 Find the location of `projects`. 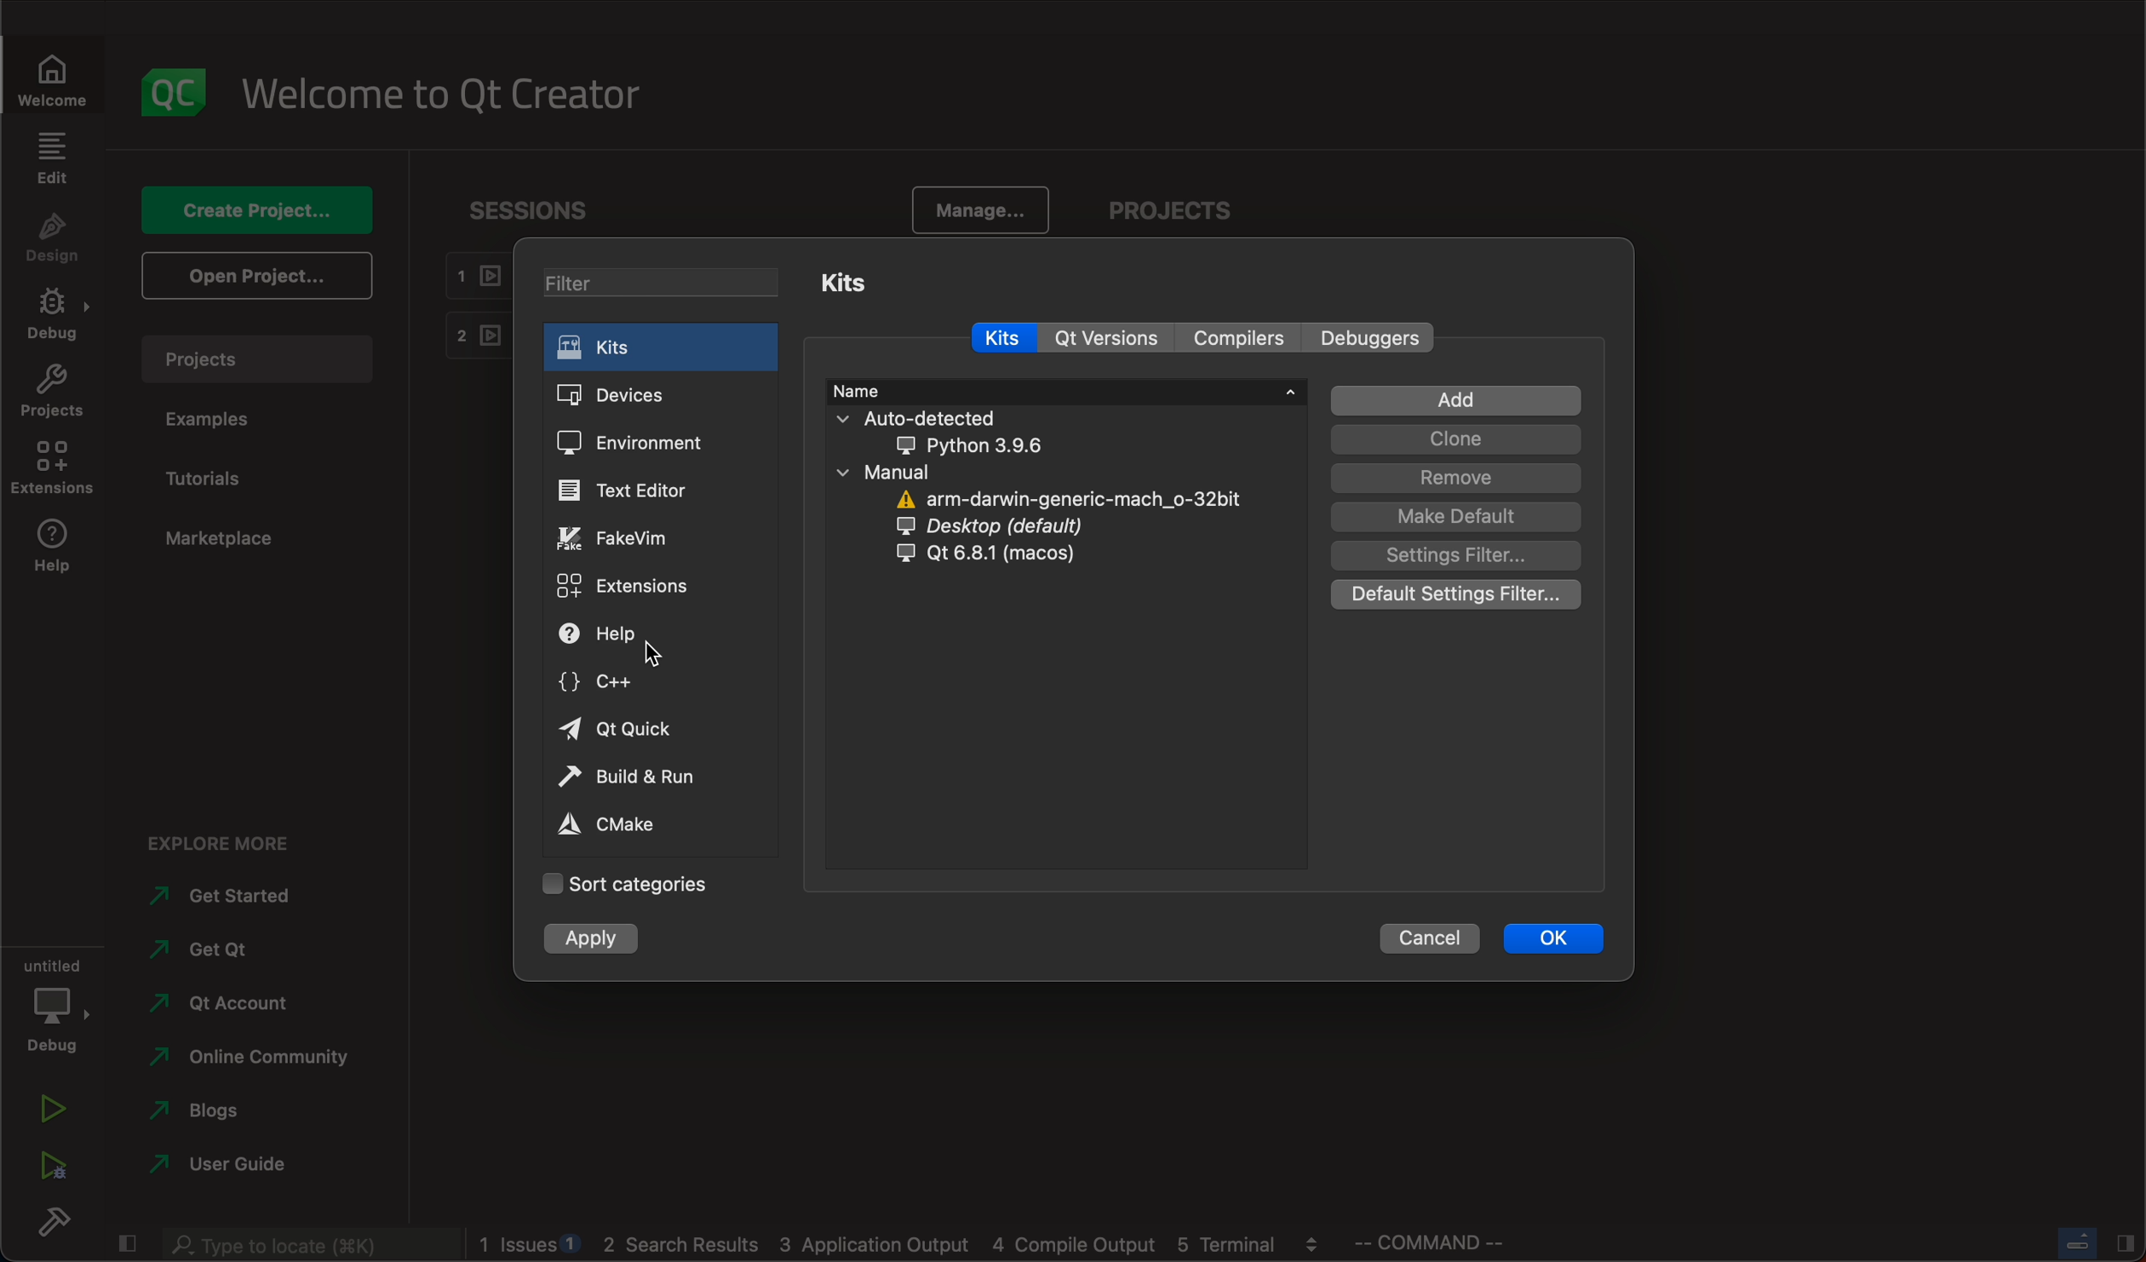

projects is located at coordinates (1184, 212).